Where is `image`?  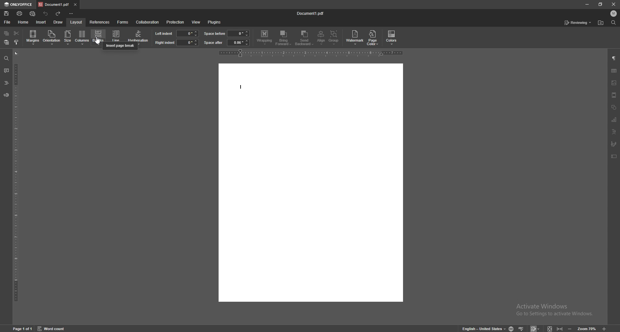 image is located at coordinates (614, 83).